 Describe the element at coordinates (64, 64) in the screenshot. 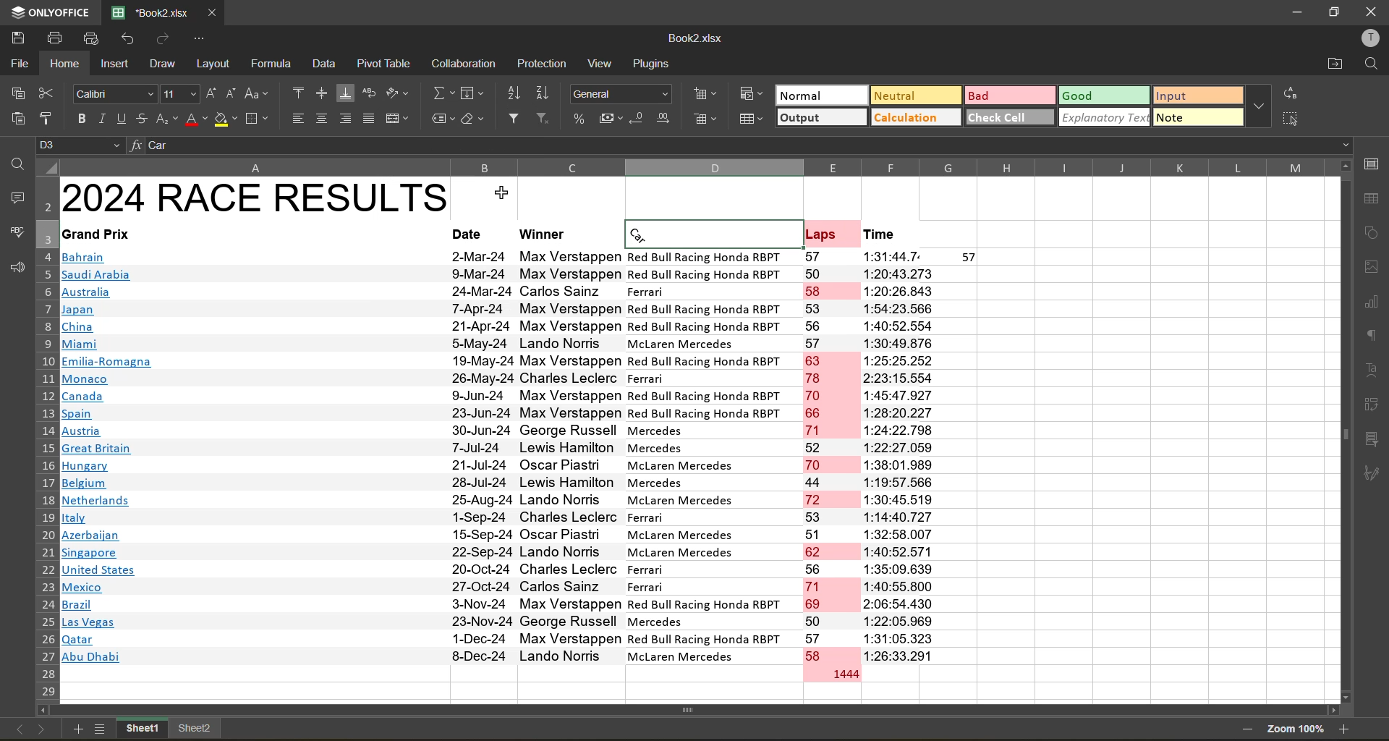

I see `home` at that location.